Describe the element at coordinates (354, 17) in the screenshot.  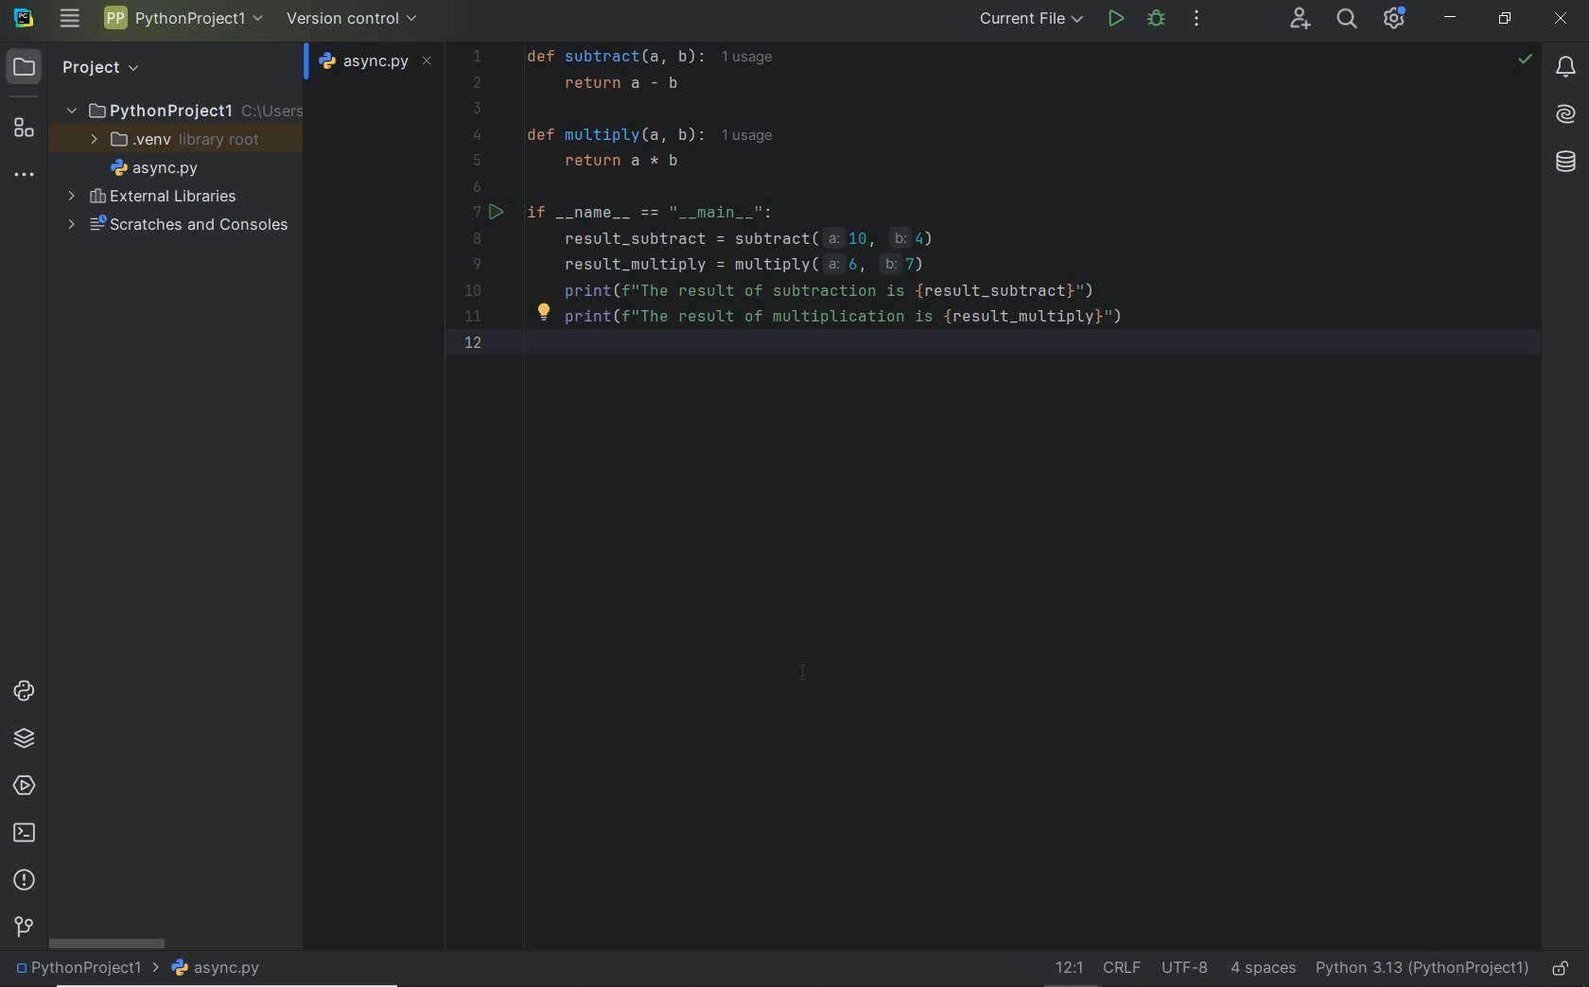
I see `version control` at that location.